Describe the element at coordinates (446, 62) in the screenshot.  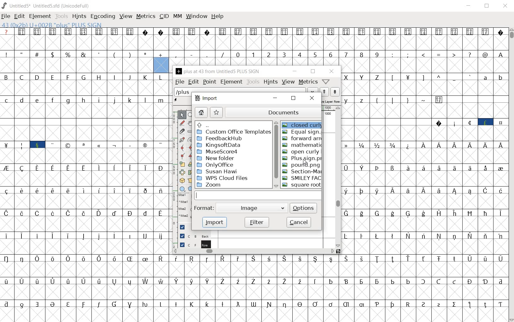
I see `ado de Lo LL 3 Lf LB LA` at that location.